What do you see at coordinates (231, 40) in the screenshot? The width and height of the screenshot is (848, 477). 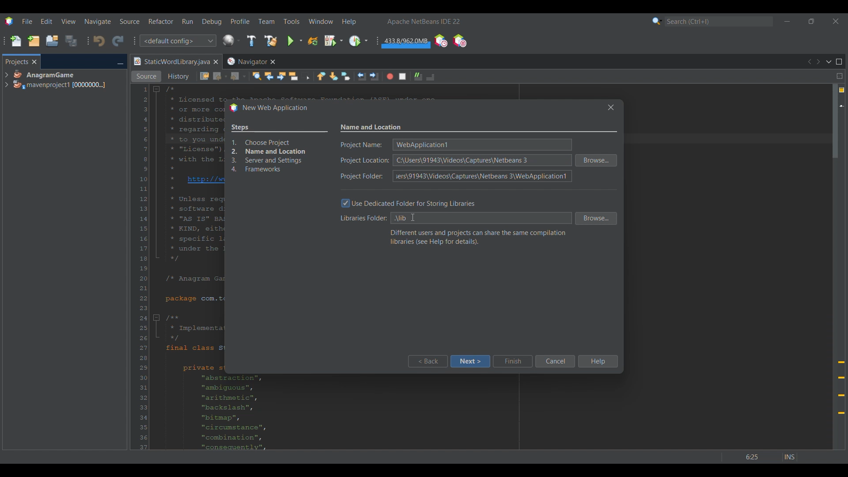 I see `Configure window` at bounding box center [231, 40].